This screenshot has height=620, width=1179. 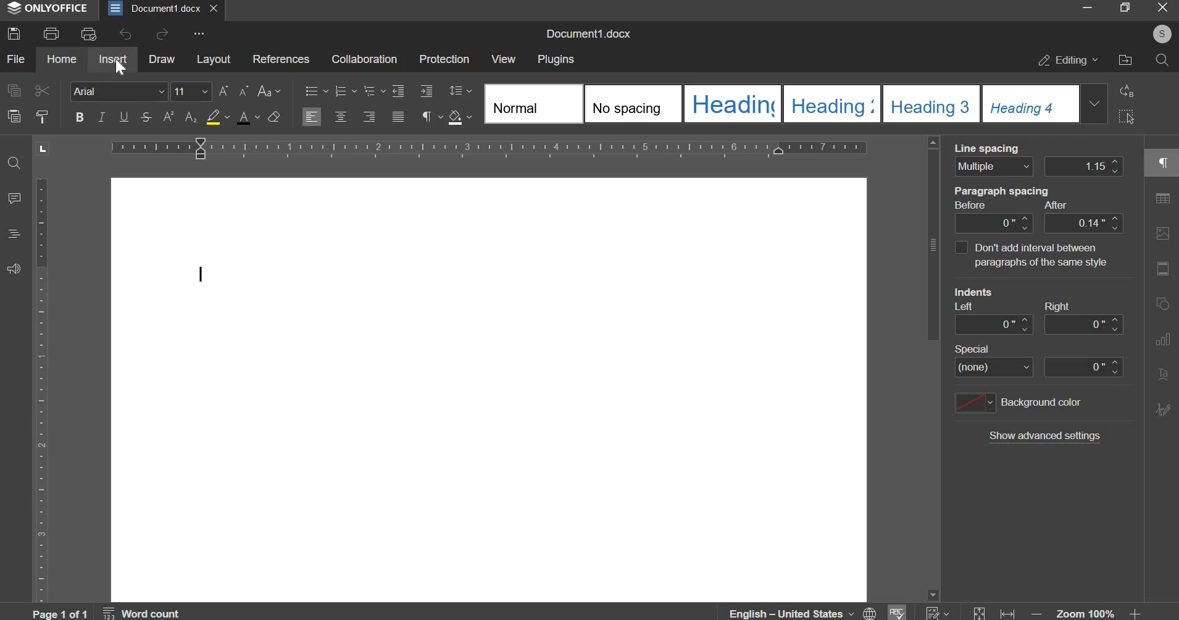 What do you see at coordinates (198, 33) in the screenshot?
I see `more` at bounding box center [198, 33].